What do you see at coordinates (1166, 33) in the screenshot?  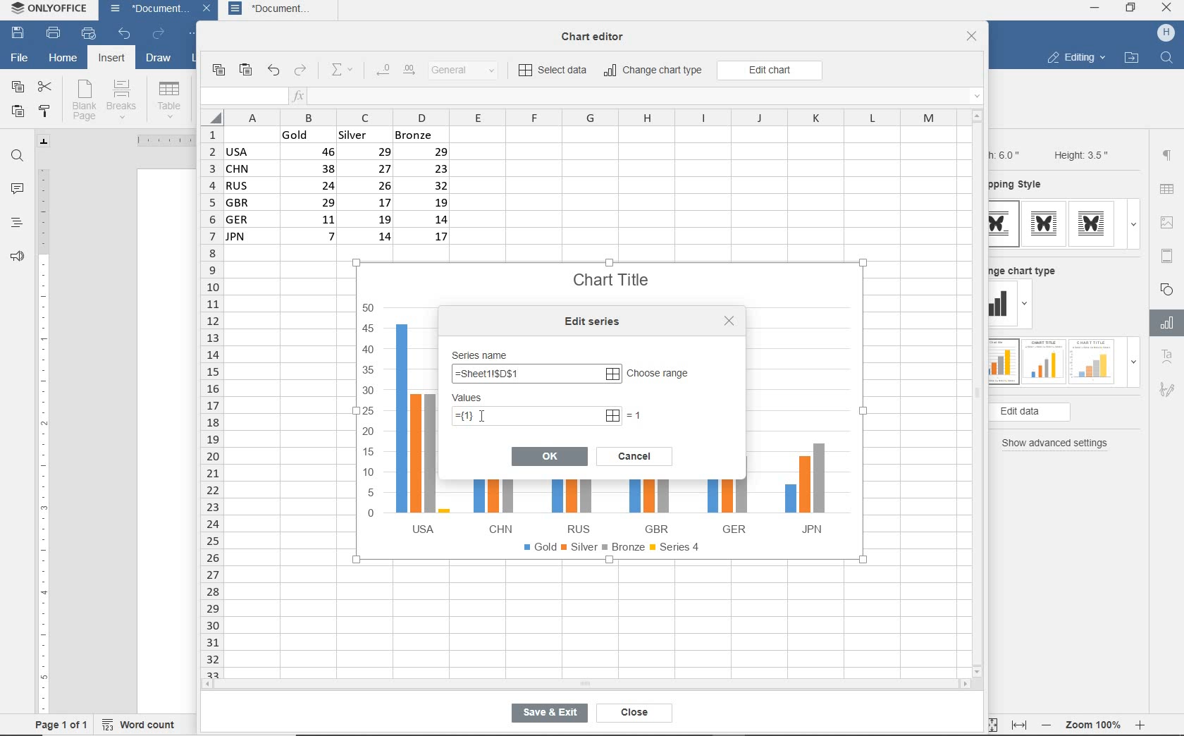 I see `hp` at bounding box center [1166, 33].